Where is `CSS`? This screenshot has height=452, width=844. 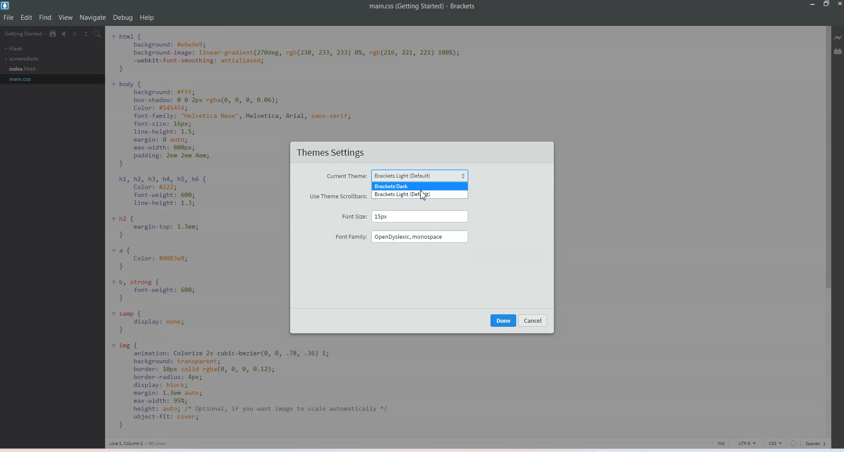
CSS is located at coordinates (775, 443).